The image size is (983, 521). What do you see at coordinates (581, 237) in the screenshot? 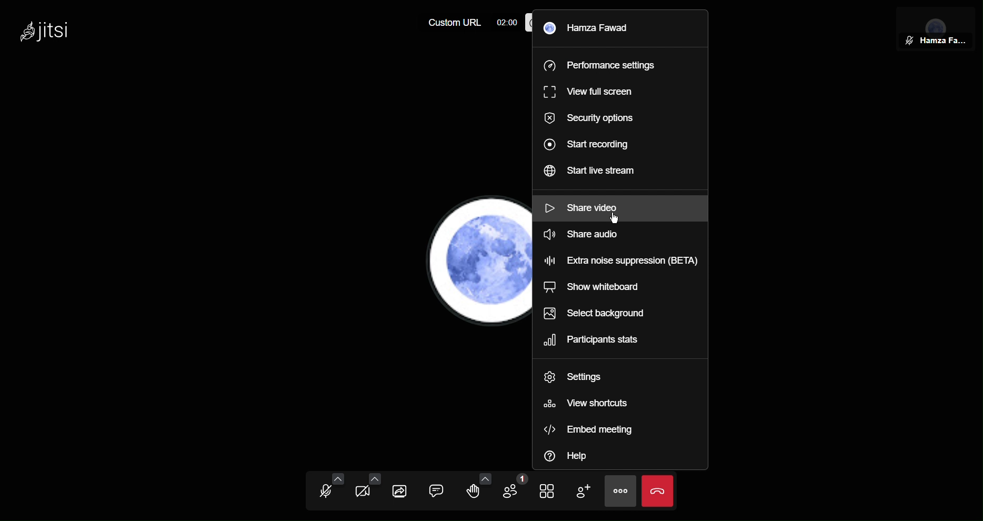
I see `Share audio` at bounding box center [581, 237].